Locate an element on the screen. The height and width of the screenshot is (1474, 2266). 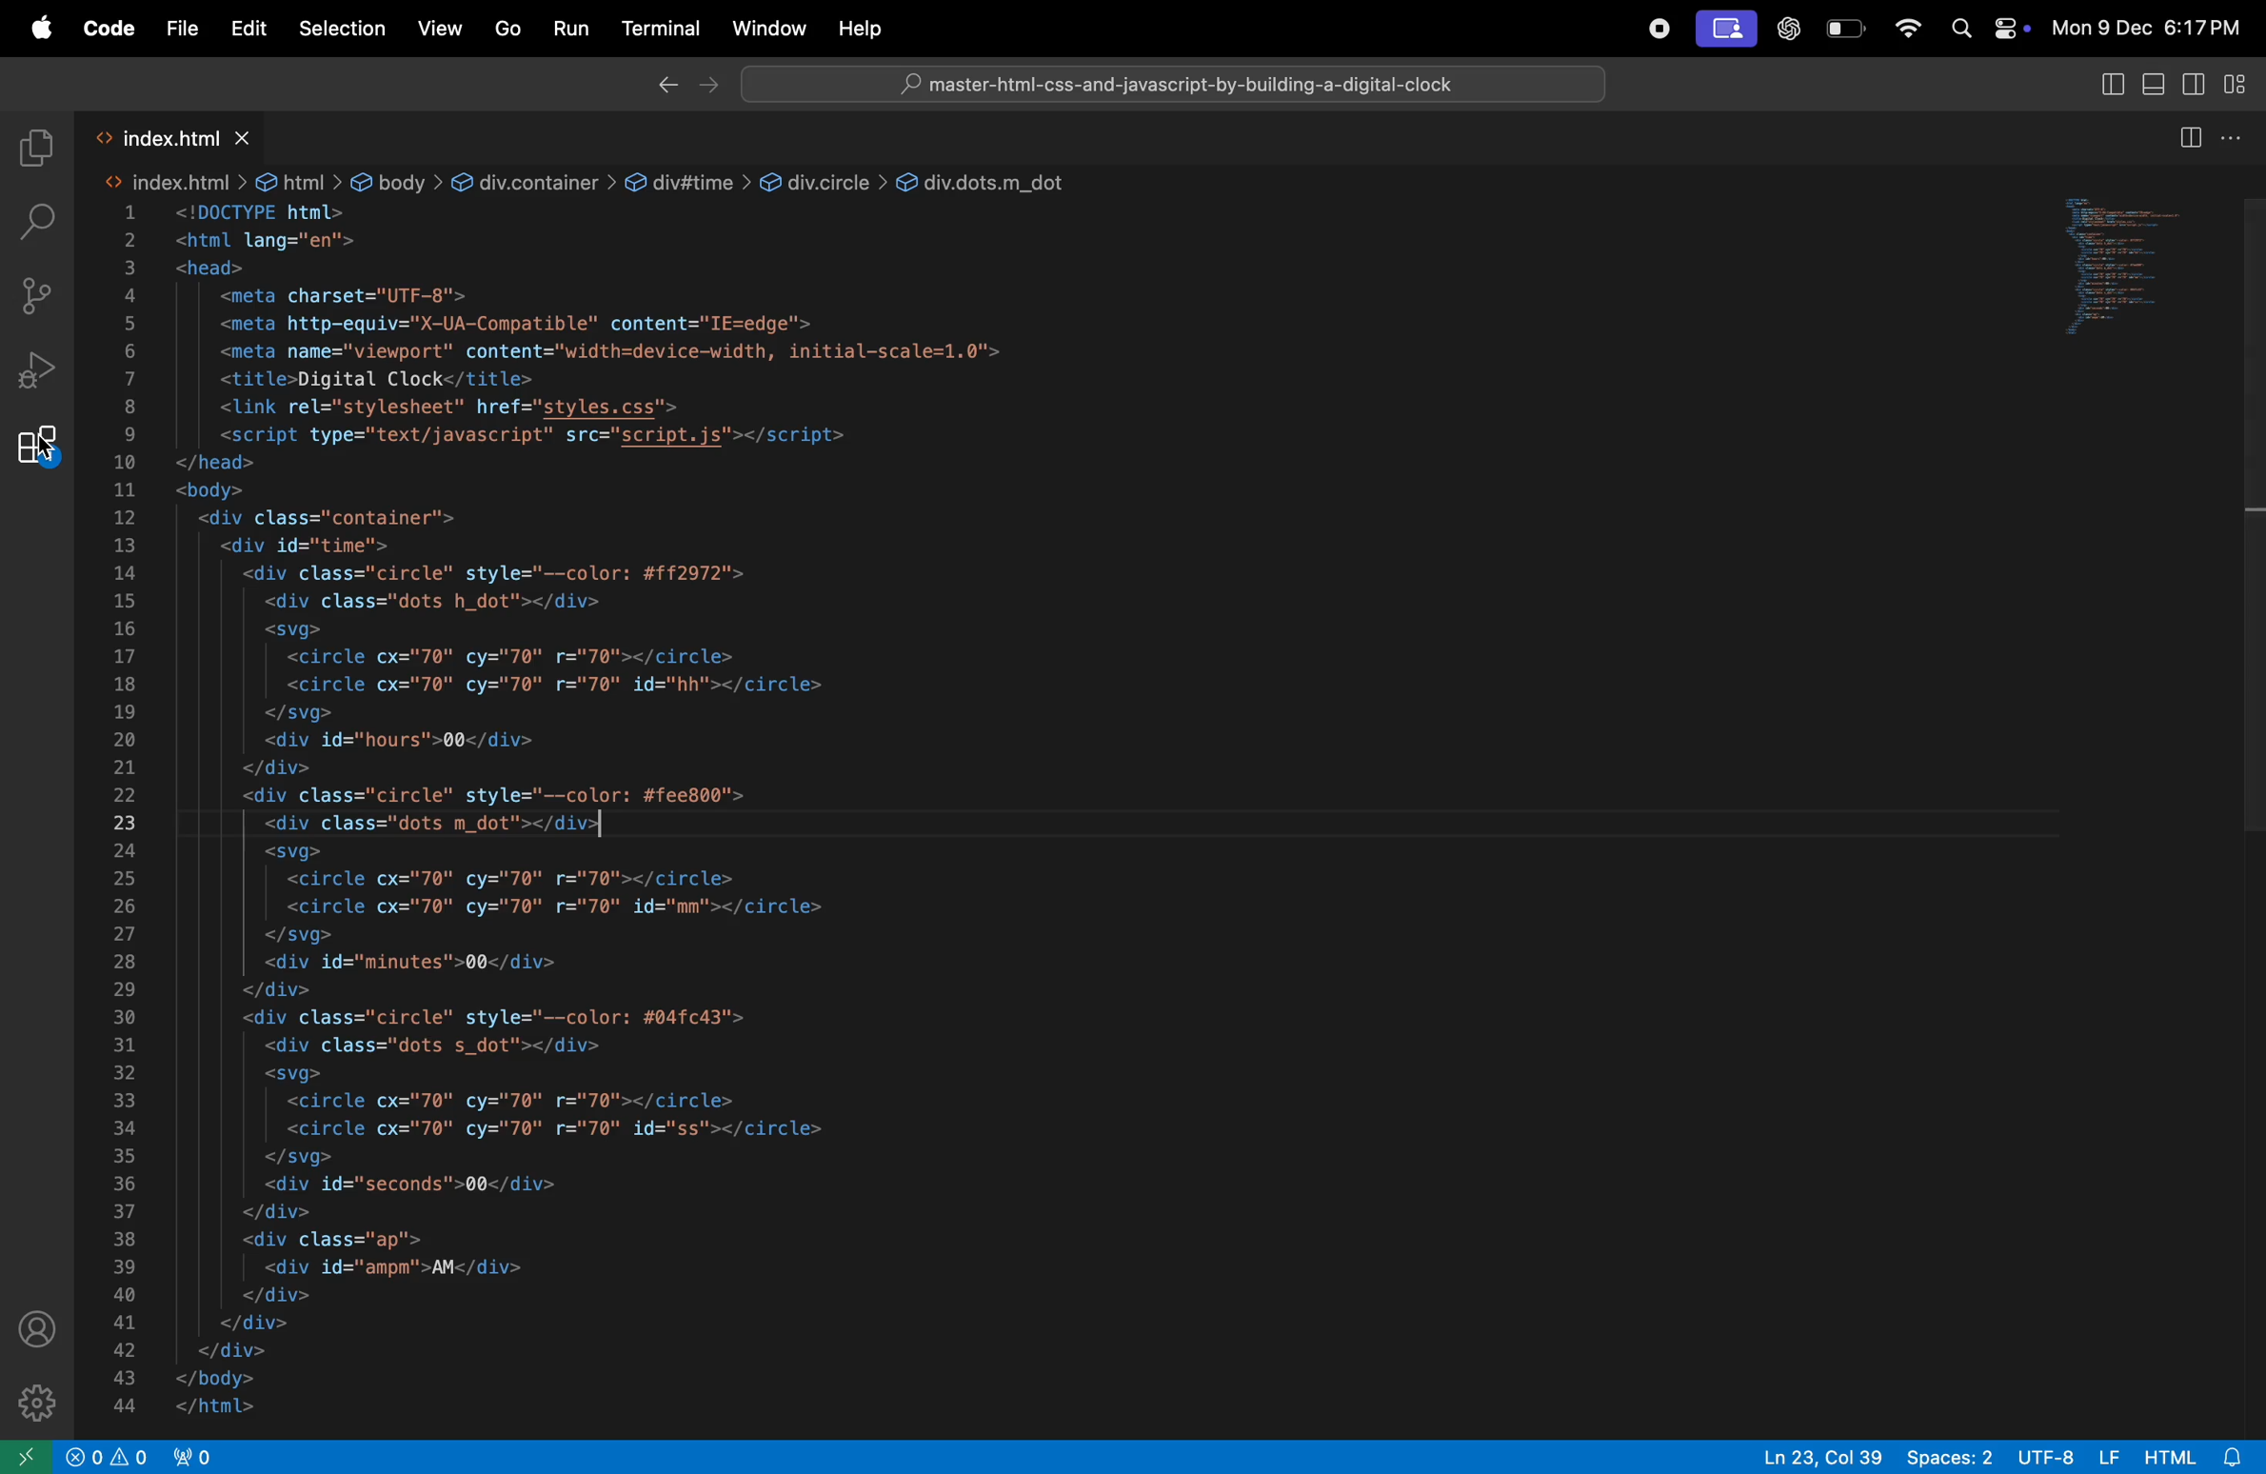
chatgpt is located at coordinates (1791, 30).